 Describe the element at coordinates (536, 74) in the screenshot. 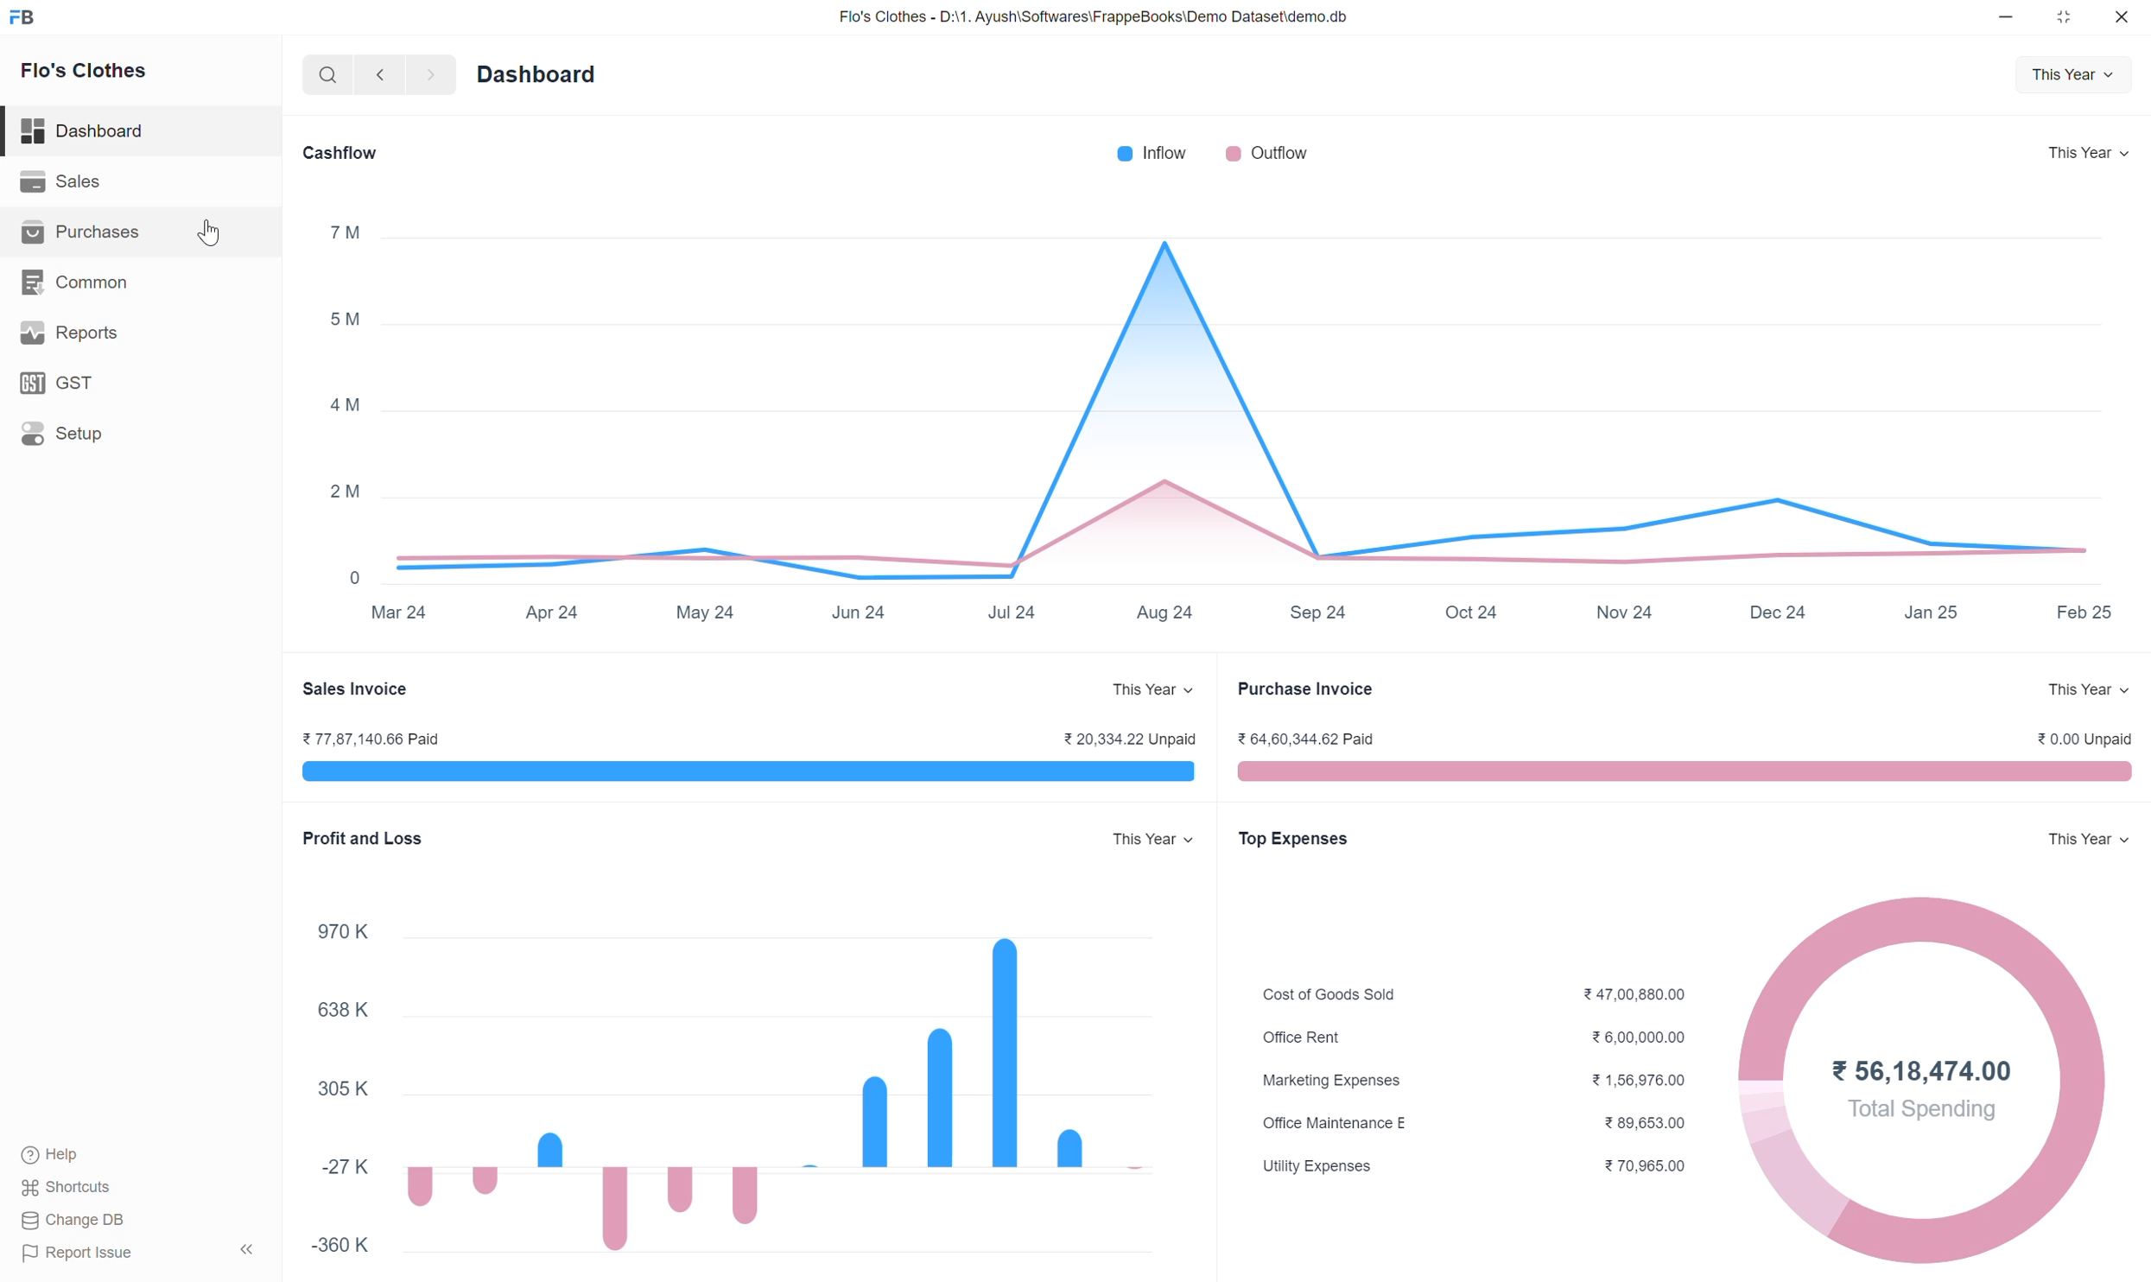

I see `Dashboard` at that location.